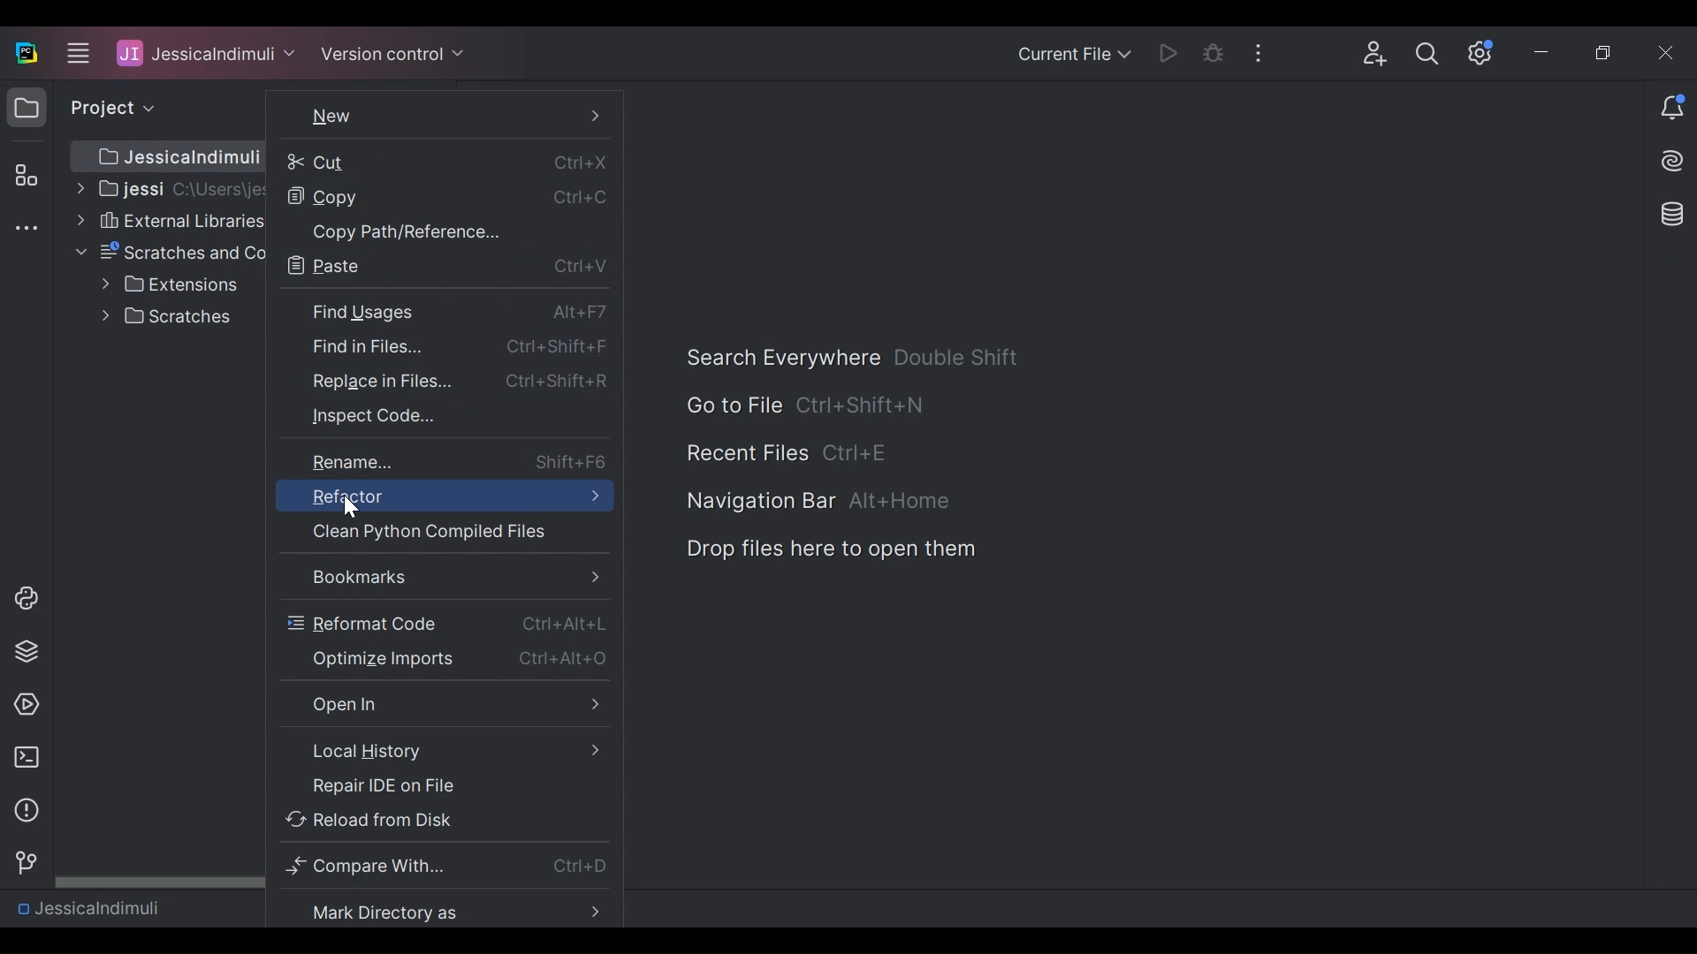 This screenshot has height=954, width=1697. What do you see at coordinates (441, 787) in the screenshot?
I see `Repair IDE on File` at bounding box center [441, 787].